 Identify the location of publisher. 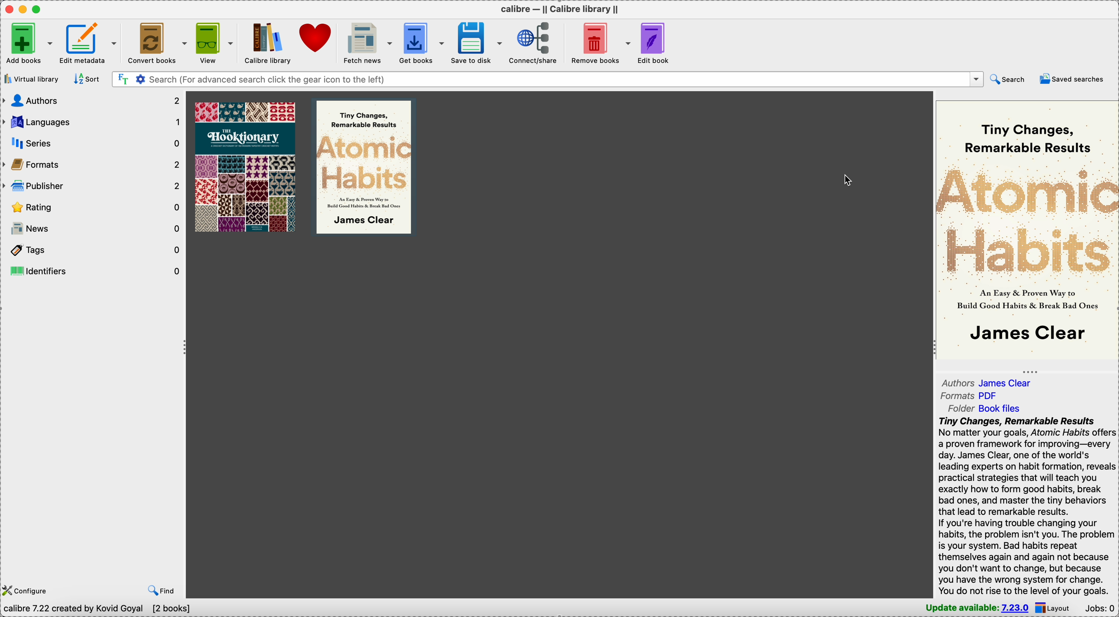
(93, 188).